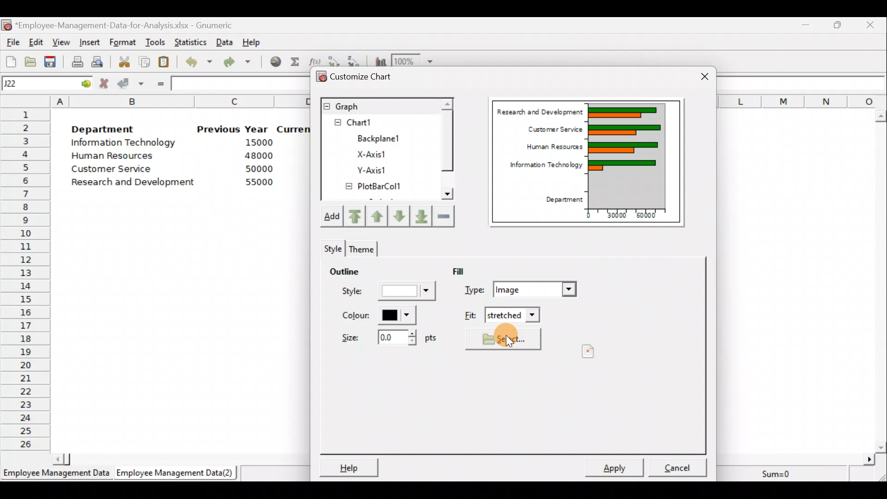  I want to click on Tools, so click(155, 41).